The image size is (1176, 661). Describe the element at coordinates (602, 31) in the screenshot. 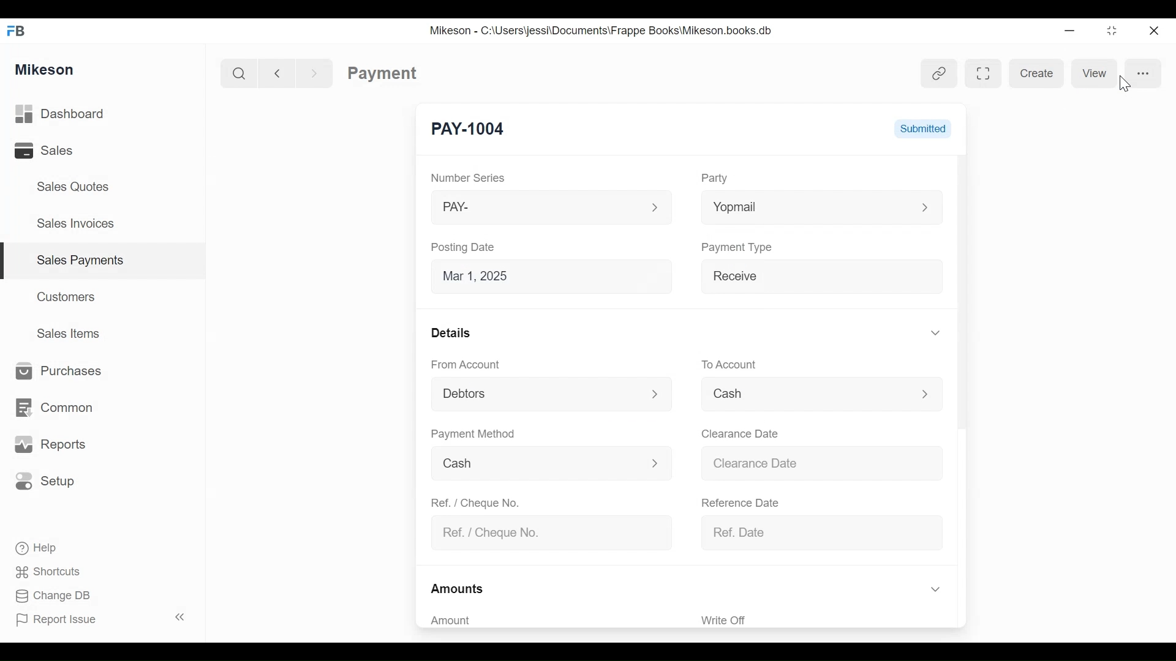

I see `Mikeson - C:\Users\jessi\Documents\Frappe Books\Mikeson.books.db` at that location.